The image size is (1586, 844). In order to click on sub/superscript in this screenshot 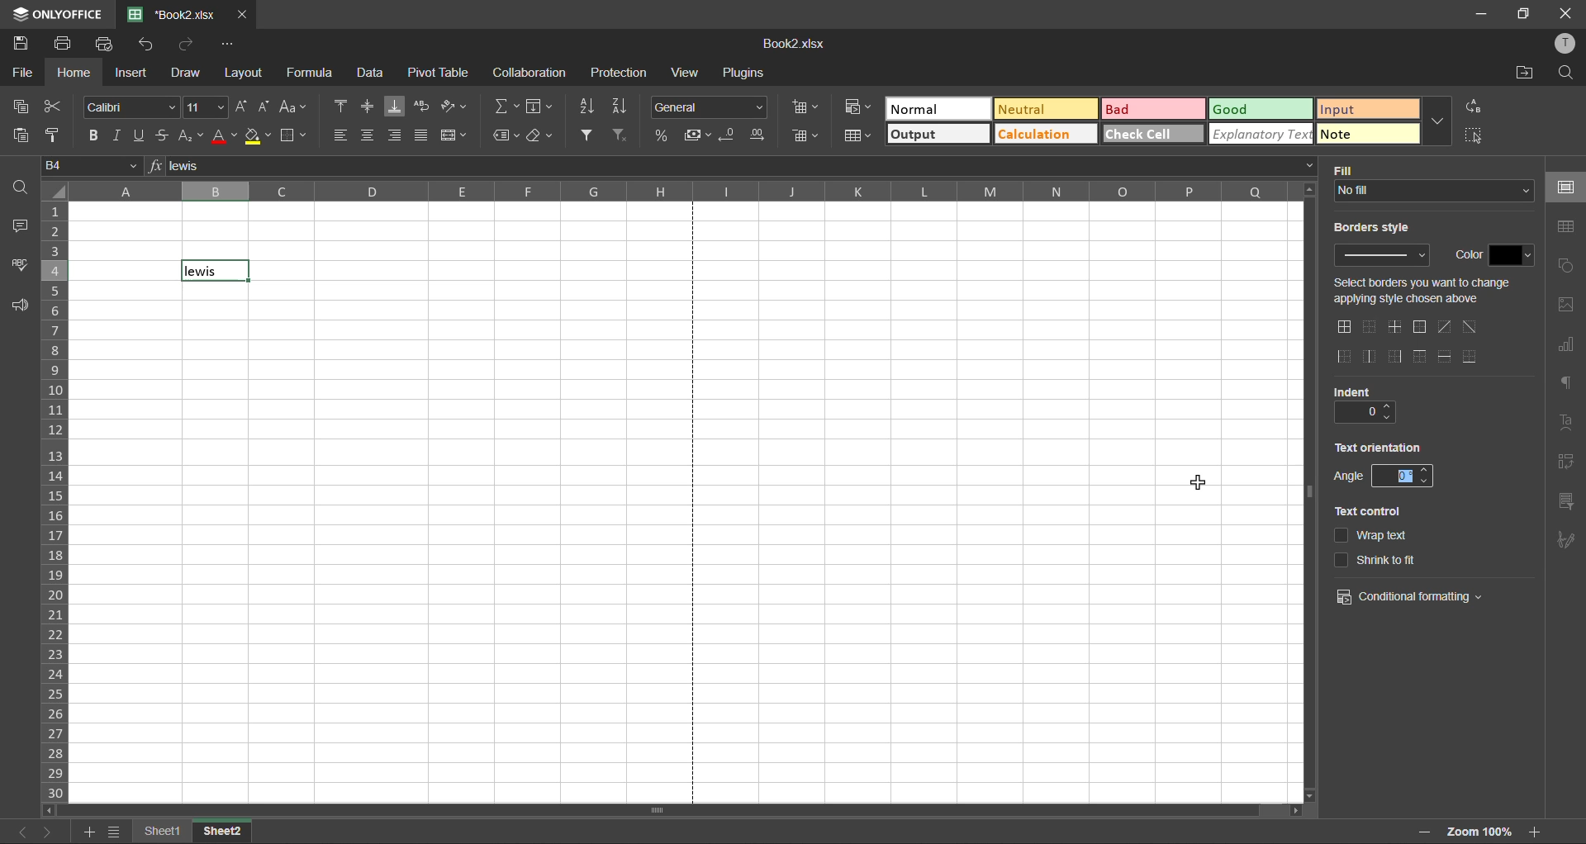, I will do `click(188, 137)`.